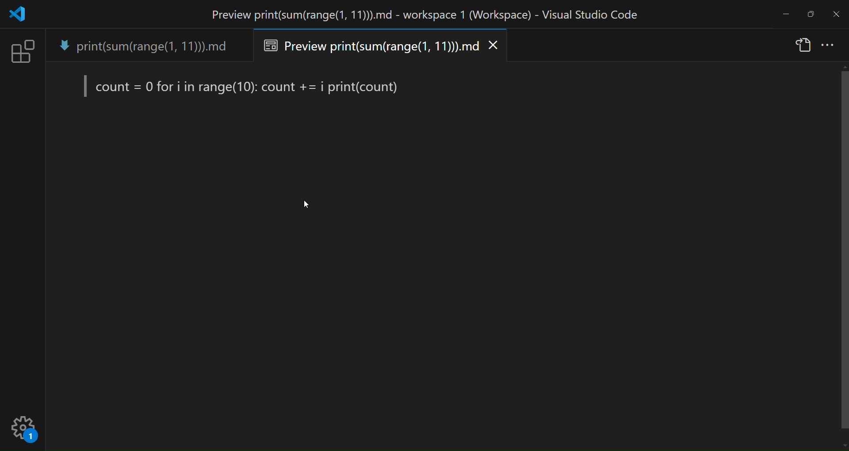 This screenshot has width=849, height=451. What do you see at coordinates (24, 52) in the screenshot?
I see `extension` at bounding box center [24, 52].